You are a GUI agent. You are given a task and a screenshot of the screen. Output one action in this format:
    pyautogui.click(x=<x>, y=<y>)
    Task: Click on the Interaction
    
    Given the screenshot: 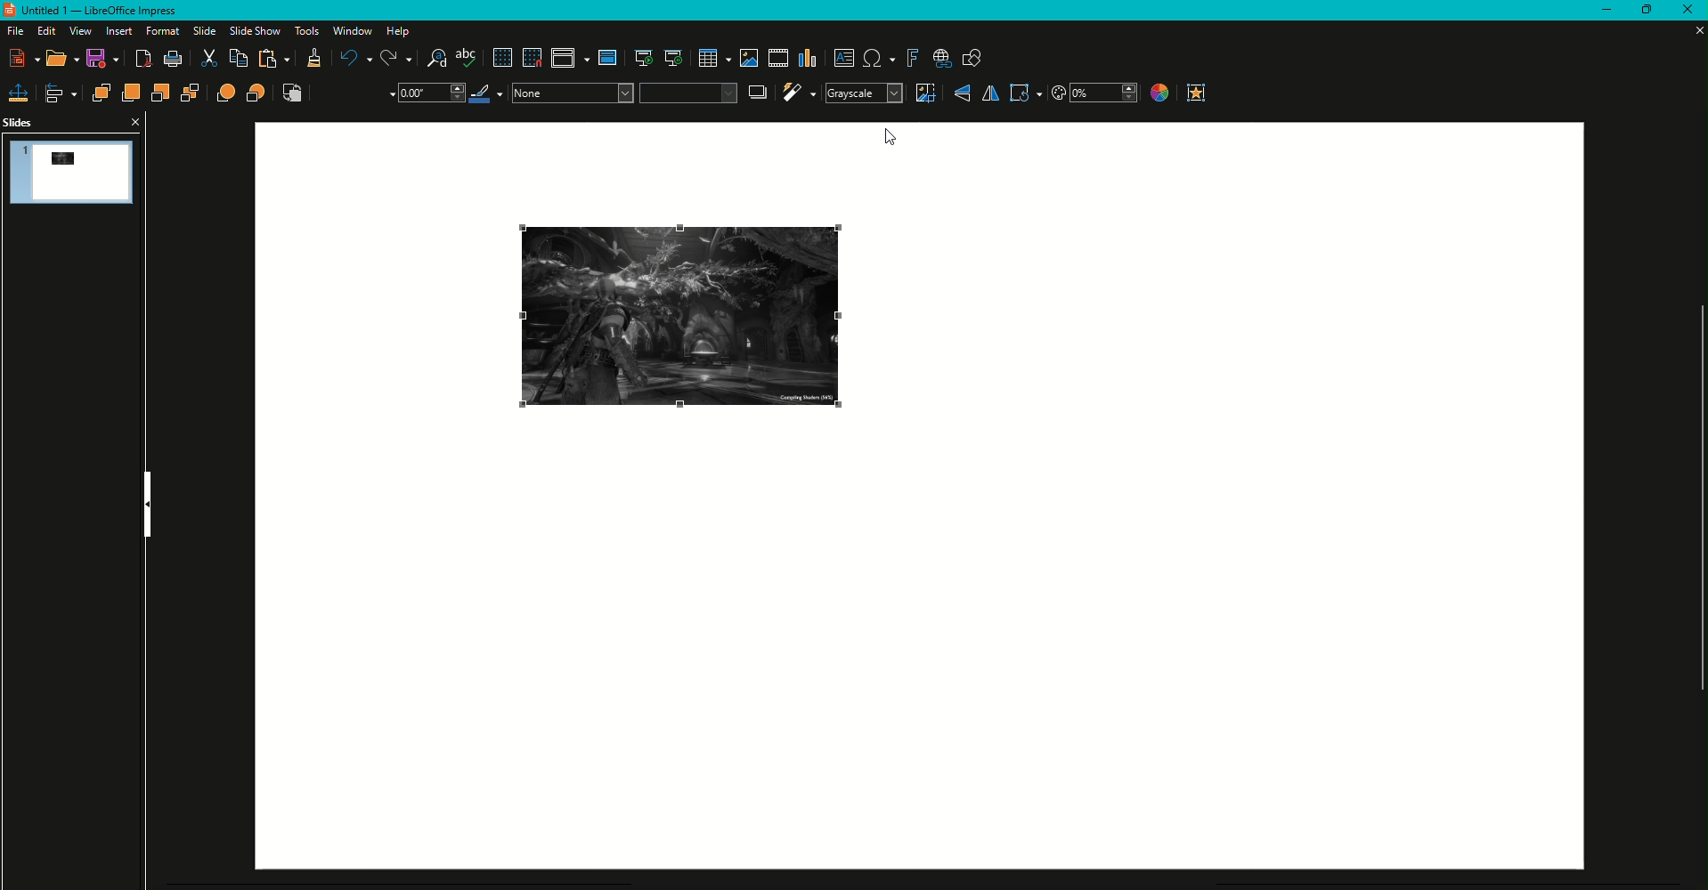 What is the action you would take?
    pyautogui.click(x=1197, y=93)
    